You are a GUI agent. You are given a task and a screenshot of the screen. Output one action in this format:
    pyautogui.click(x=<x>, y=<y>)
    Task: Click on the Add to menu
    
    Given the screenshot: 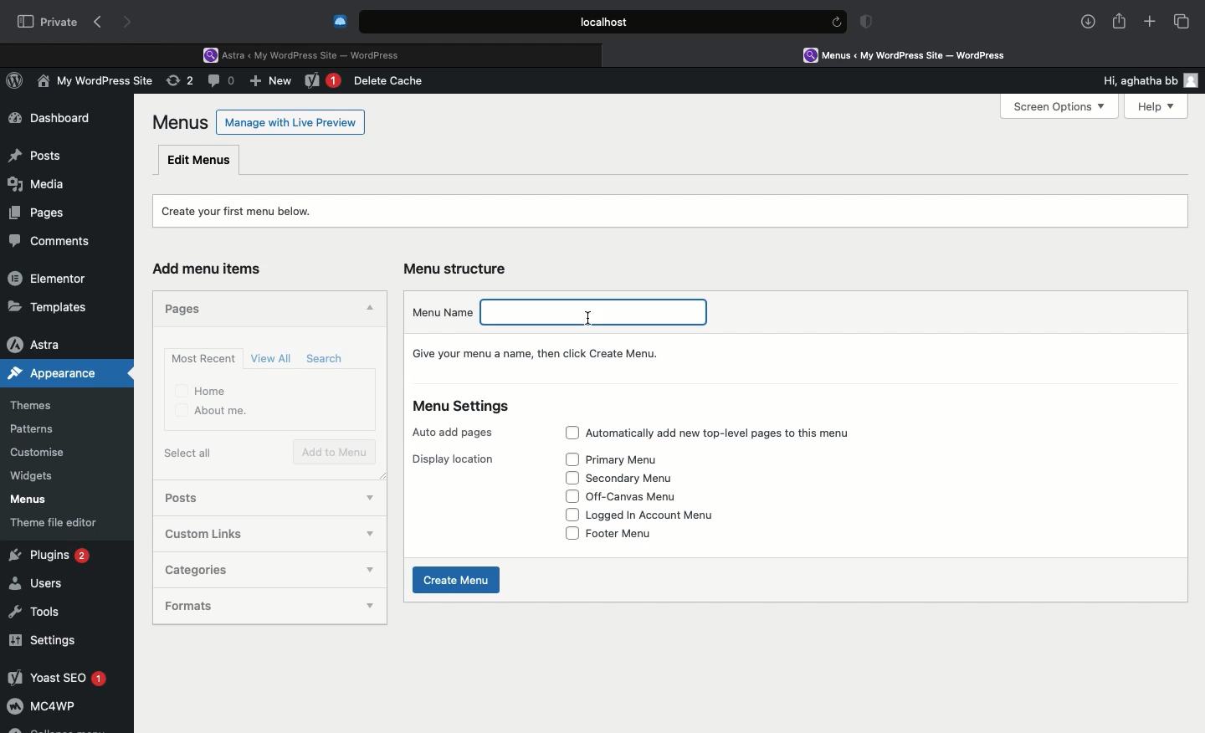 What is the action you would take?
    pyautogui.click(x=336, y=453)
    